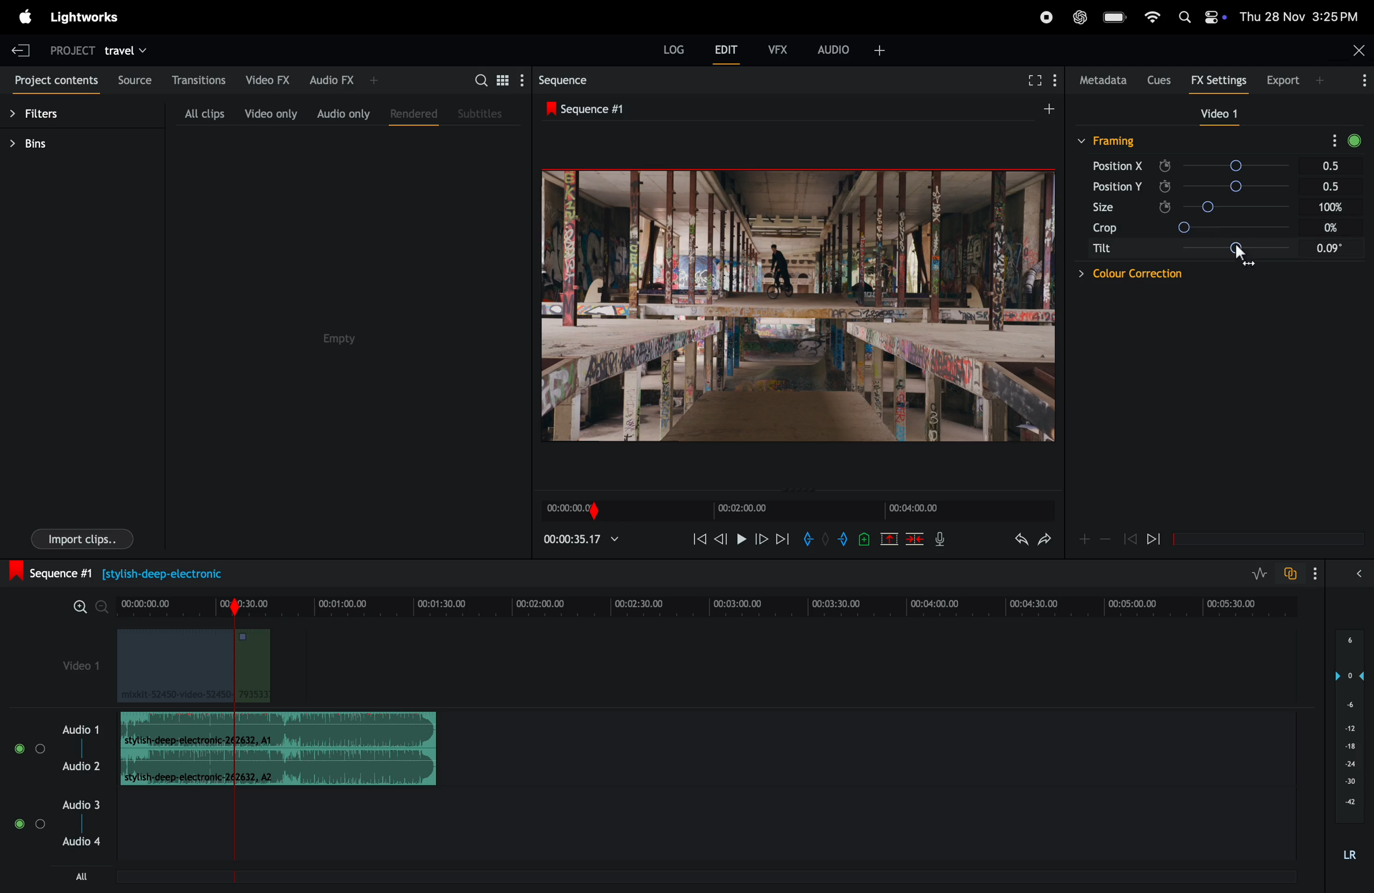  What do you see at coordinates (1149, 18) in the screenshot?
I see `wifi` at bounding box center [1149, 18].